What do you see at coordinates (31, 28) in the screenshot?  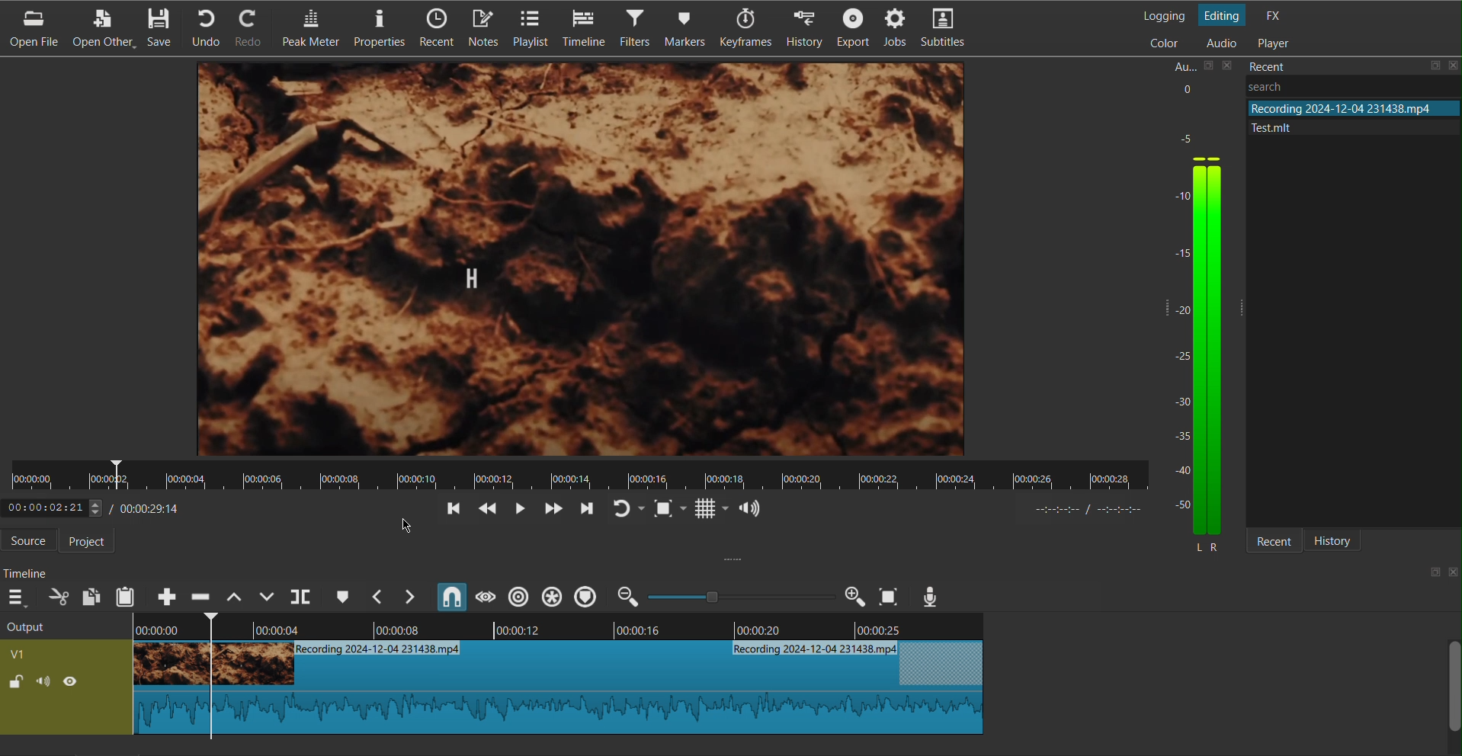 I see `Open File` at bounding box center [31, 28].